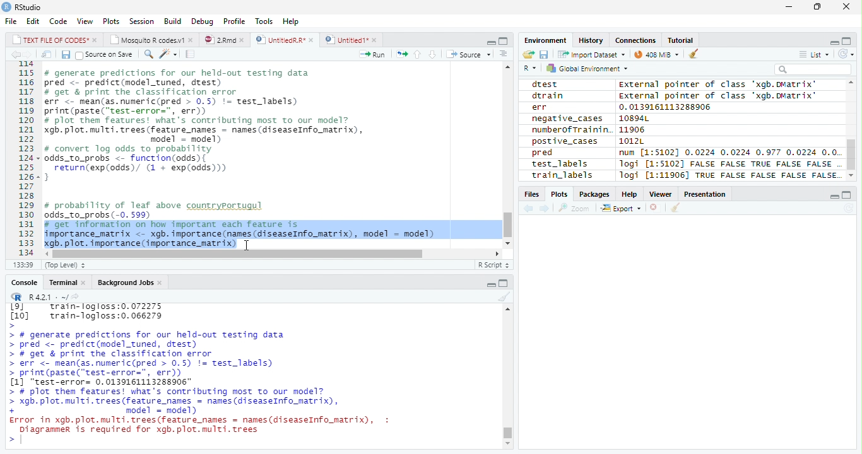 This screenshot has width=862, height=454. What do you see at coordinates (544, 84) in the screenshot?
I see `dtest` at bounding box center [544, 84].